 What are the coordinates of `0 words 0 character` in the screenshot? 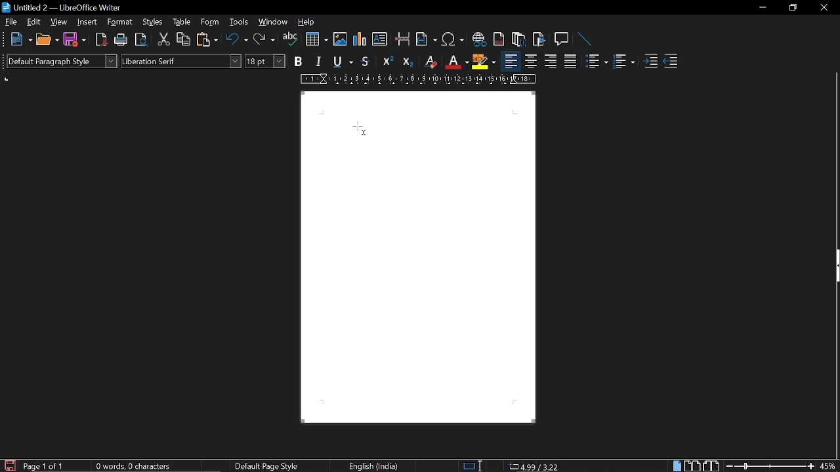 It's located at (131, 466).